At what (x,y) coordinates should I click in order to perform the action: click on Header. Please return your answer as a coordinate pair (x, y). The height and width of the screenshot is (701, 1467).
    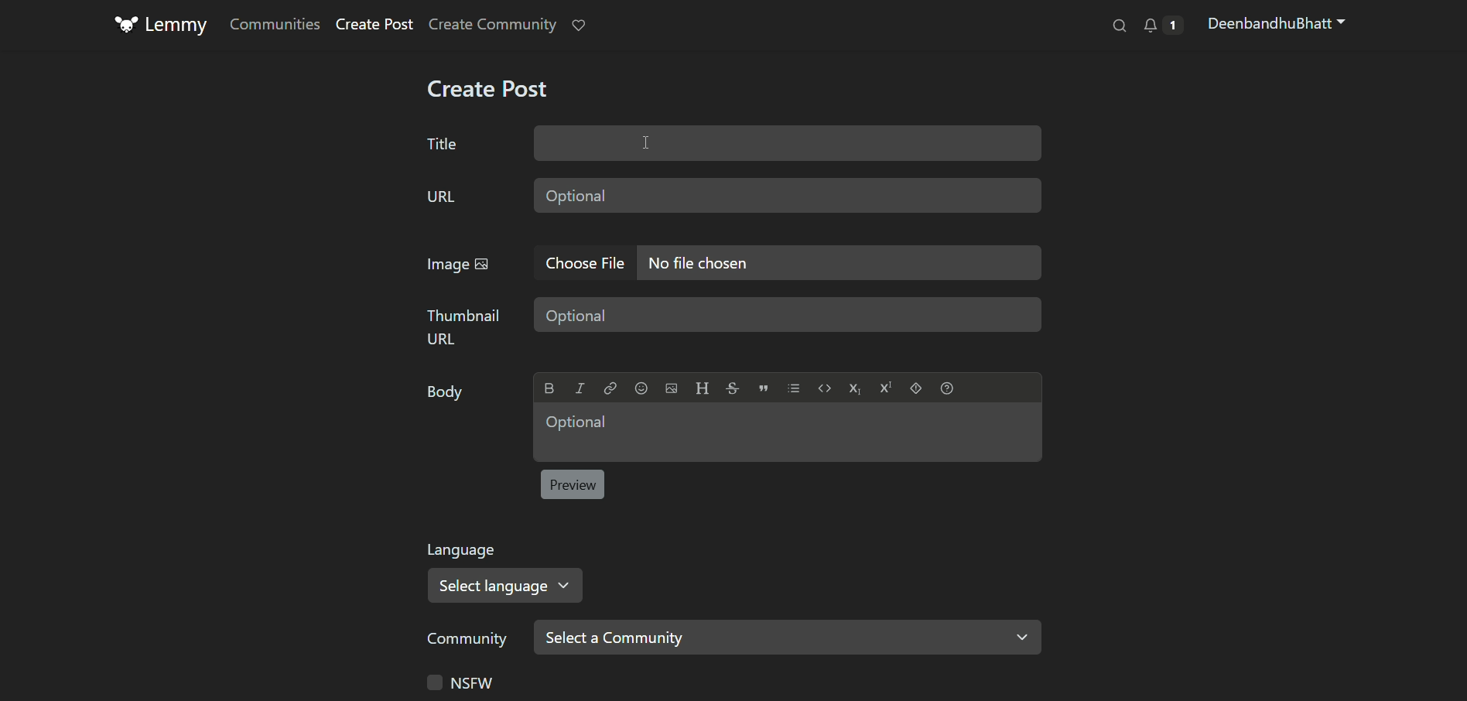
    Looking at the image, I should click on (703, 388).